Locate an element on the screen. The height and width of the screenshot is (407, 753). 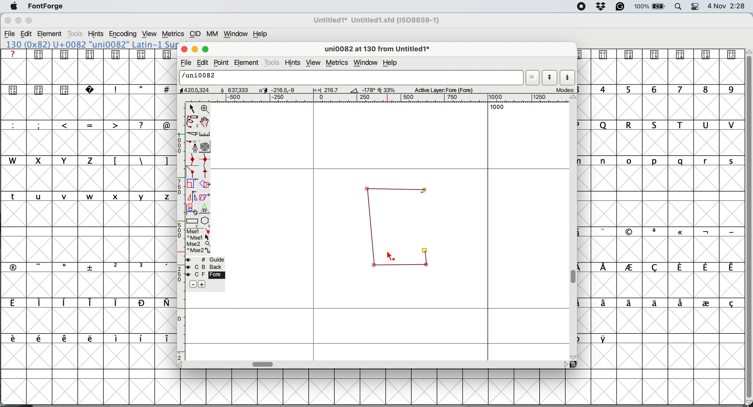
symbols is located at coordinates (93, 267).